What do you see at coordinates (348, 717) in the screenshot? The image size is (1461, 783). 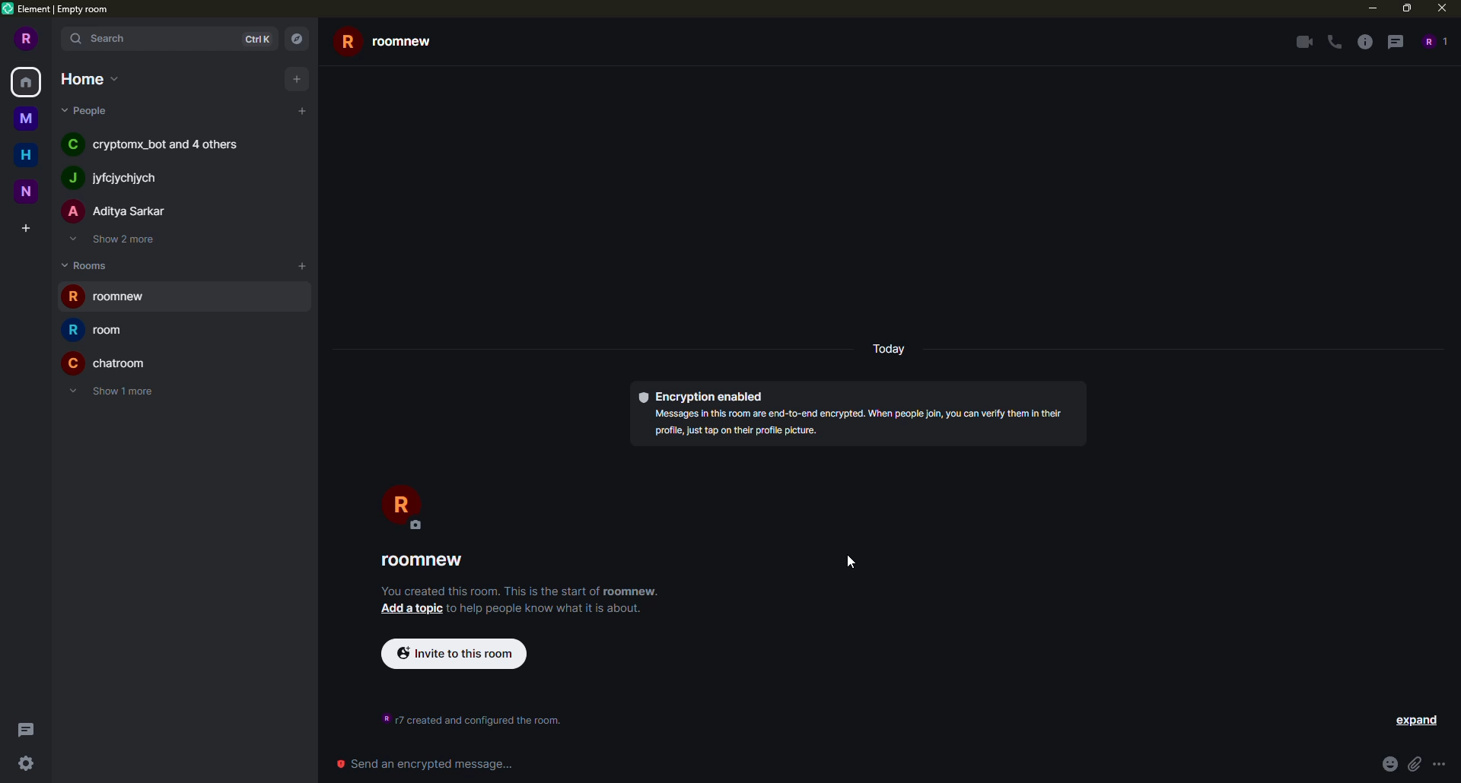 I see `time` at bounding box center [348, 717].